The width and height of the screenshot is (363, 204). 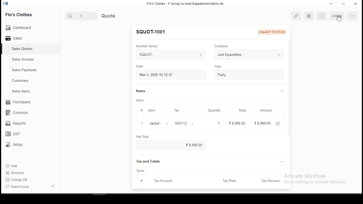 What do you see at coordinates (18, 103) in the screenshot?
I see `purchases` at bounding box center [18, 103].